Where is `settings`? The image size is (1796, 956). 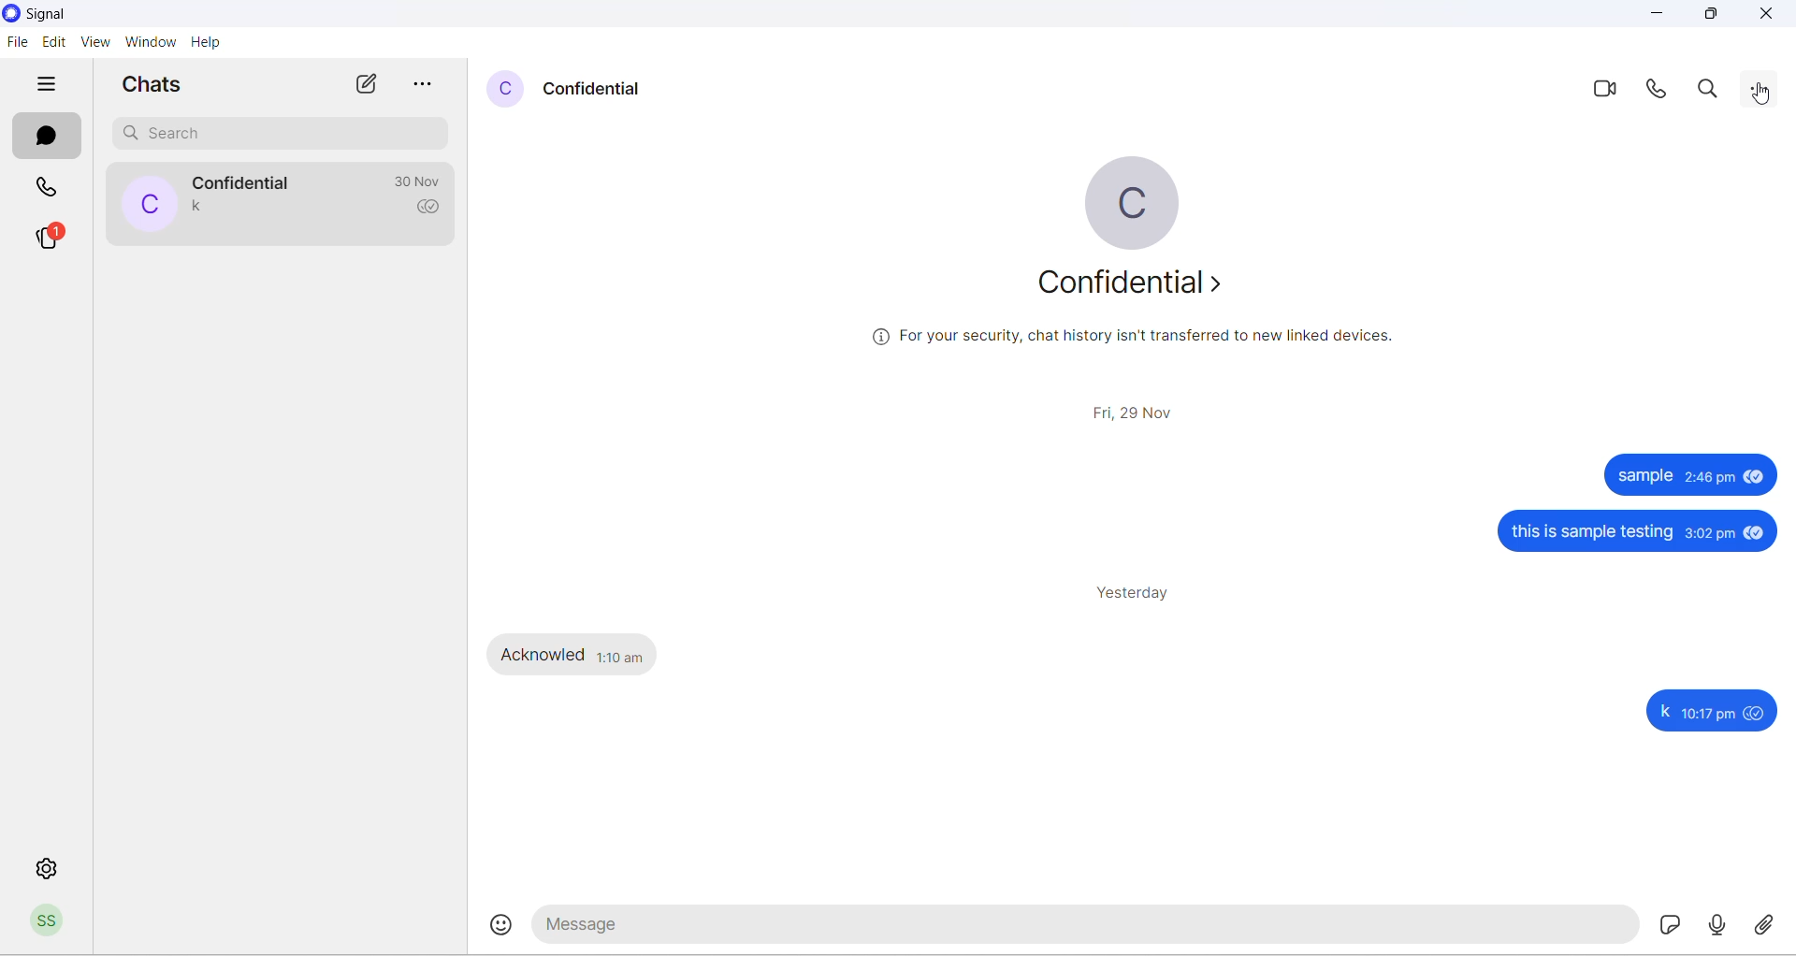
settings is located at coordinates (51, 874).